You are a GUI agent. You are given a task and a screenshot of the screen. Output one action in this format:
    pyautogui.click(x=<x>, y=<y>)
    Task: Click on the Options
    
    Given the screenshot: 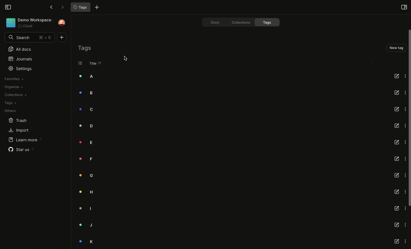 What is the action you would take?
    pyautogui.click(x=405, y=192)
    